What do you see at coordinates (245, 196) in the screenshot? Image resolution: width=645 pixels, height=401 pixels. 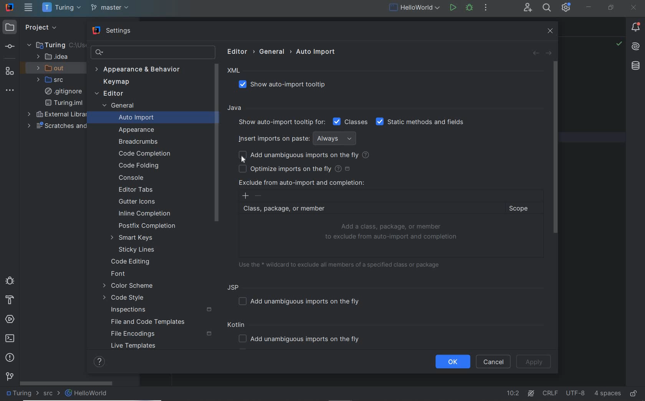 I see `ADD` at bounding box center [245, 196].